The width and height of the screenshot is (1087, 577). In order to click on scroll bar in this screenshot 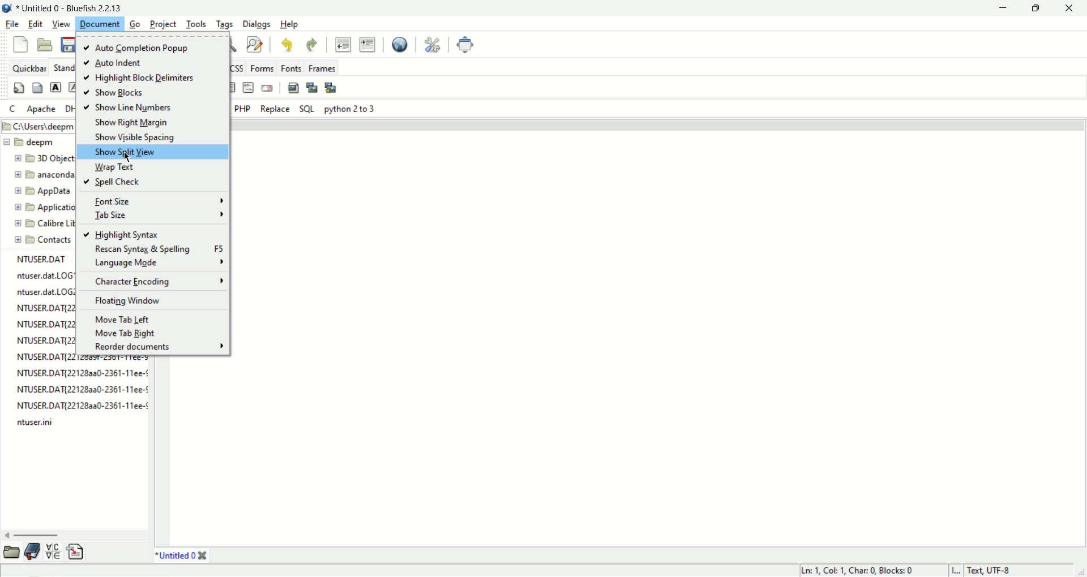, I will do `click(69, 536)`.